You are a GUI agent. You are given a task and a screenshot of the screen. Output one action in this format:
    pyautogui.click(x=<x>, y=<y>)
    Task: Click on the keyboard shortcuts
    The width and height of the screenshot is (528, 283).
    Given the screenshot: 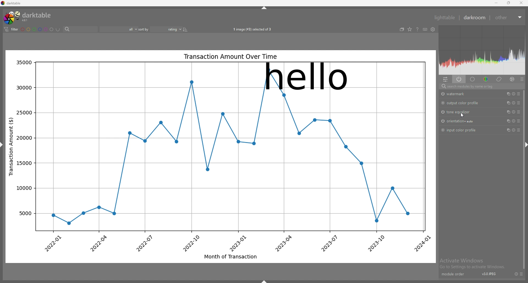 What is the action you would take?
    pyautogui.click(x=425, y=29)
    